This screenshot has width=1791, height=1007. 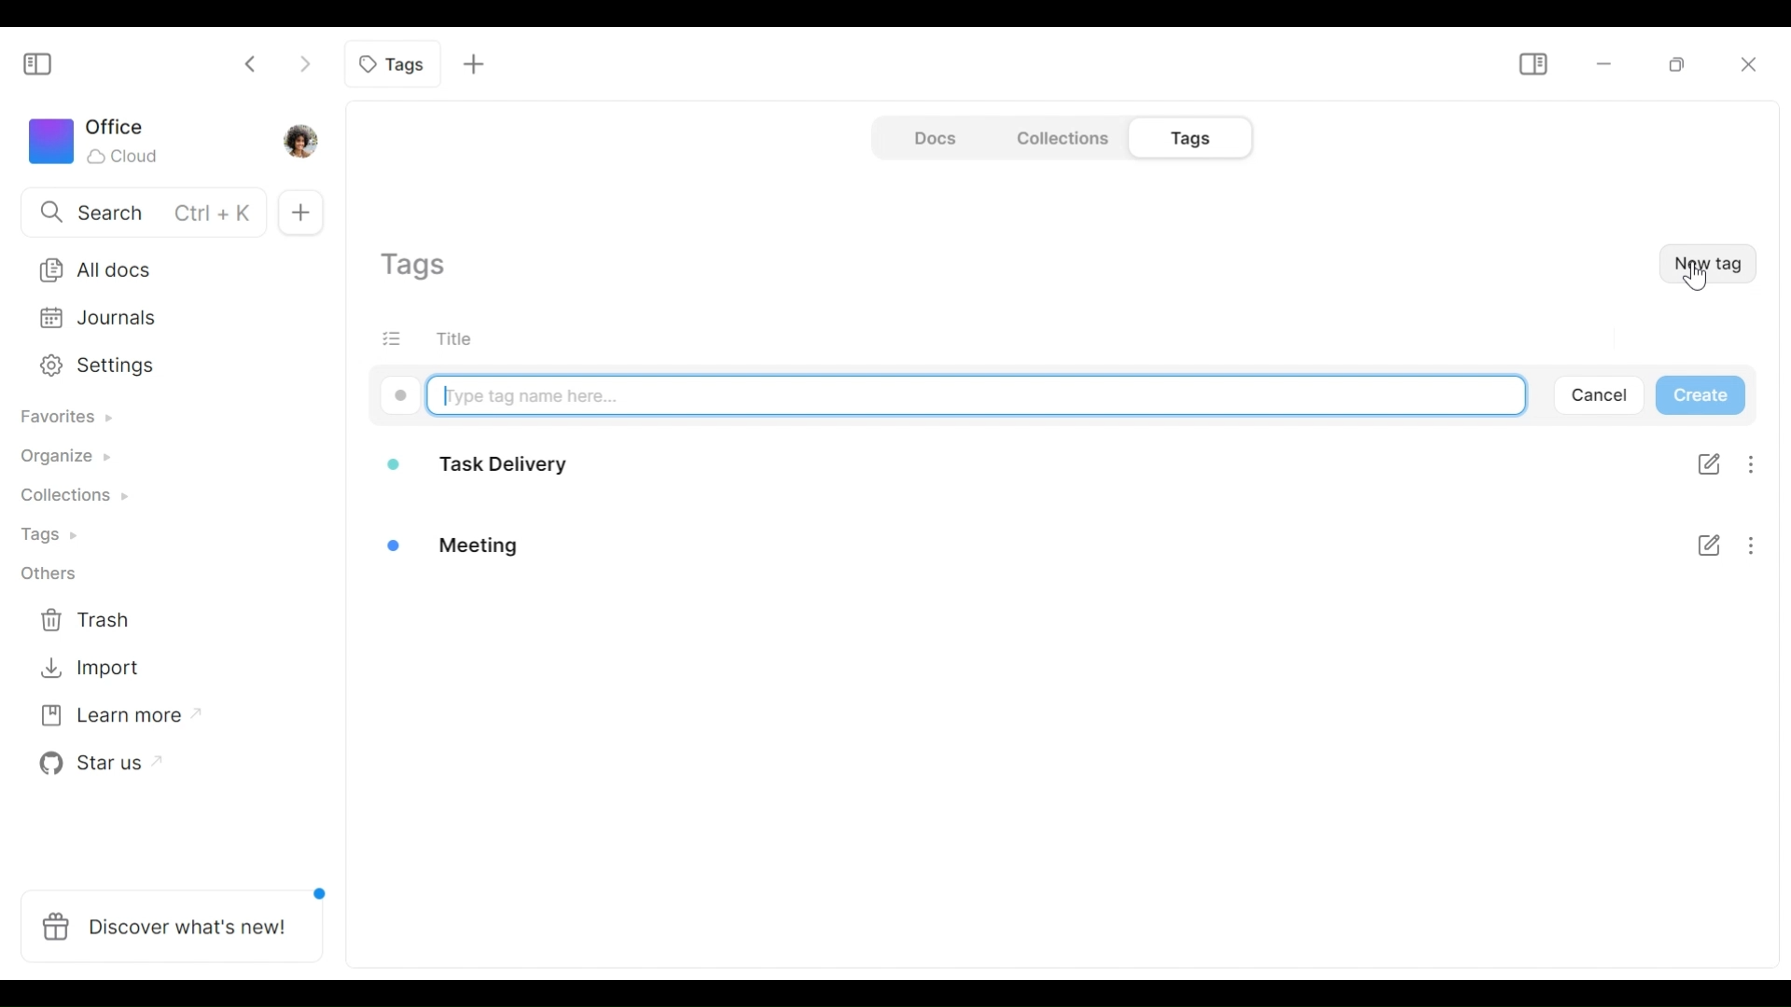 What do you see at coordinates (394, 63) in the screenshot?
I see `Current tab` at bounding box center [394, 63].